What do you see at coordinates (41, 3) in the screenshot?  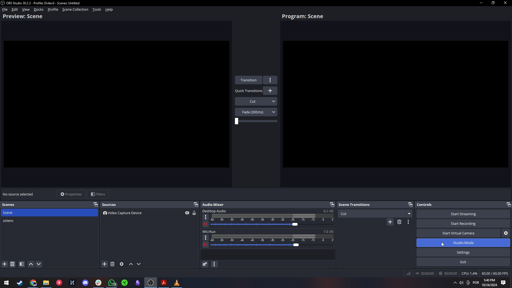 I see `programme name and file` at bounding box center [41, 3].